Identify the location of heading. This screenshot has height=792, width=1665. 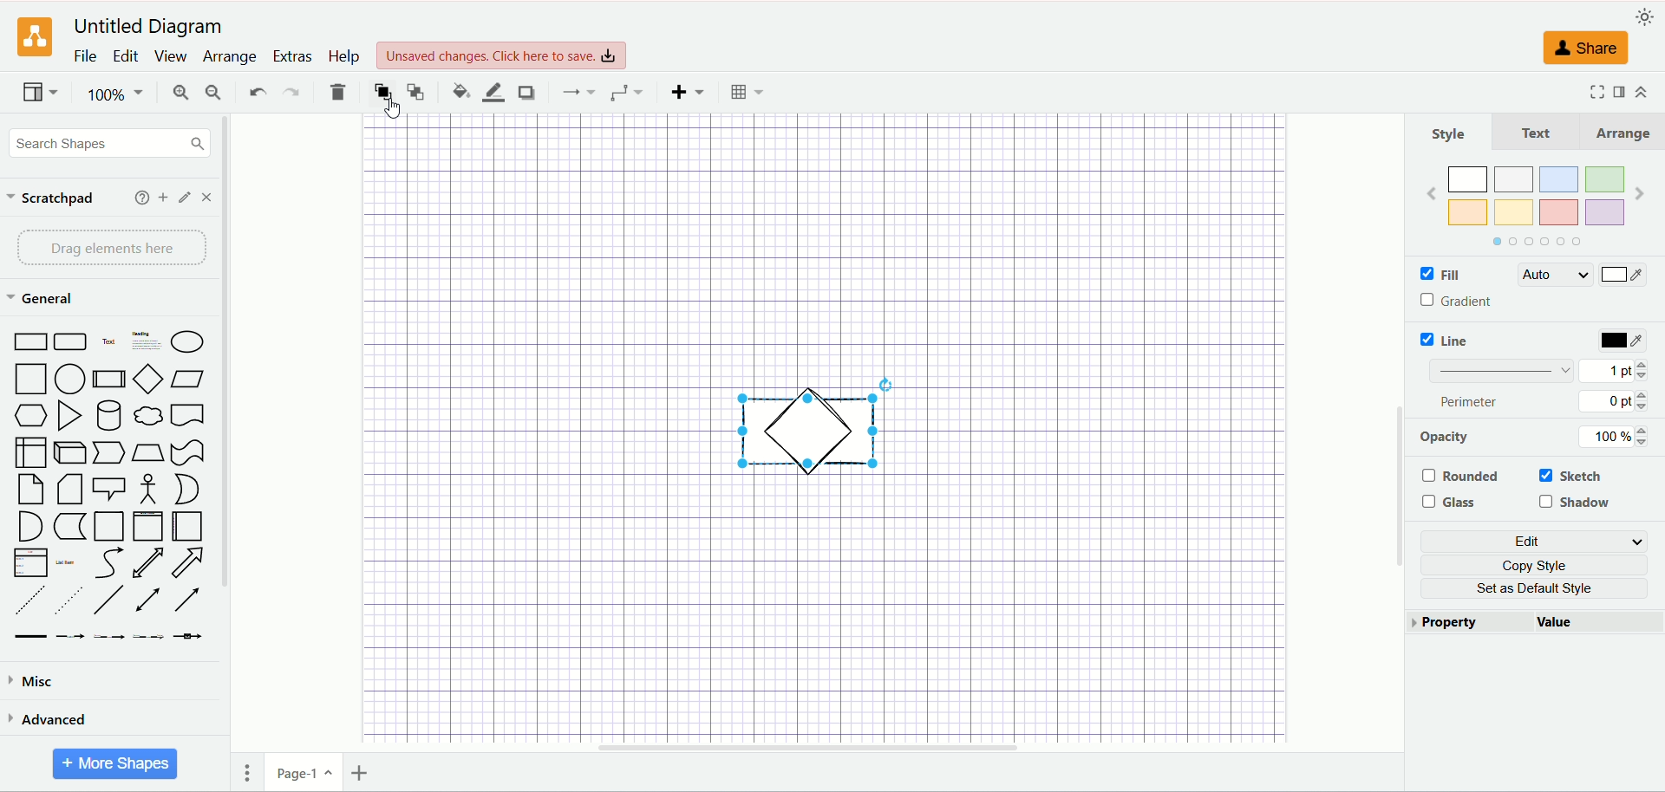
(146, 341).